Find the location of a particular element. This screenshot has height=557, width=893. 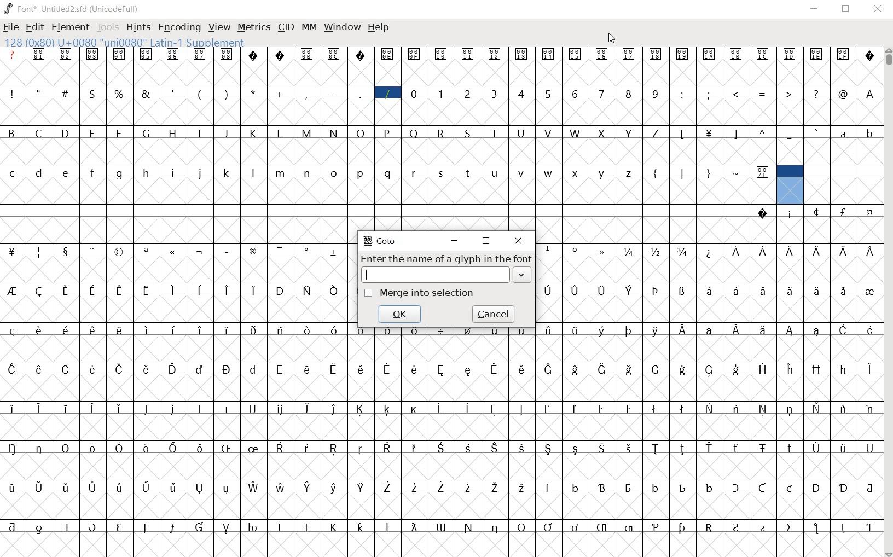

Symbol is located at coordinates (870, 291).